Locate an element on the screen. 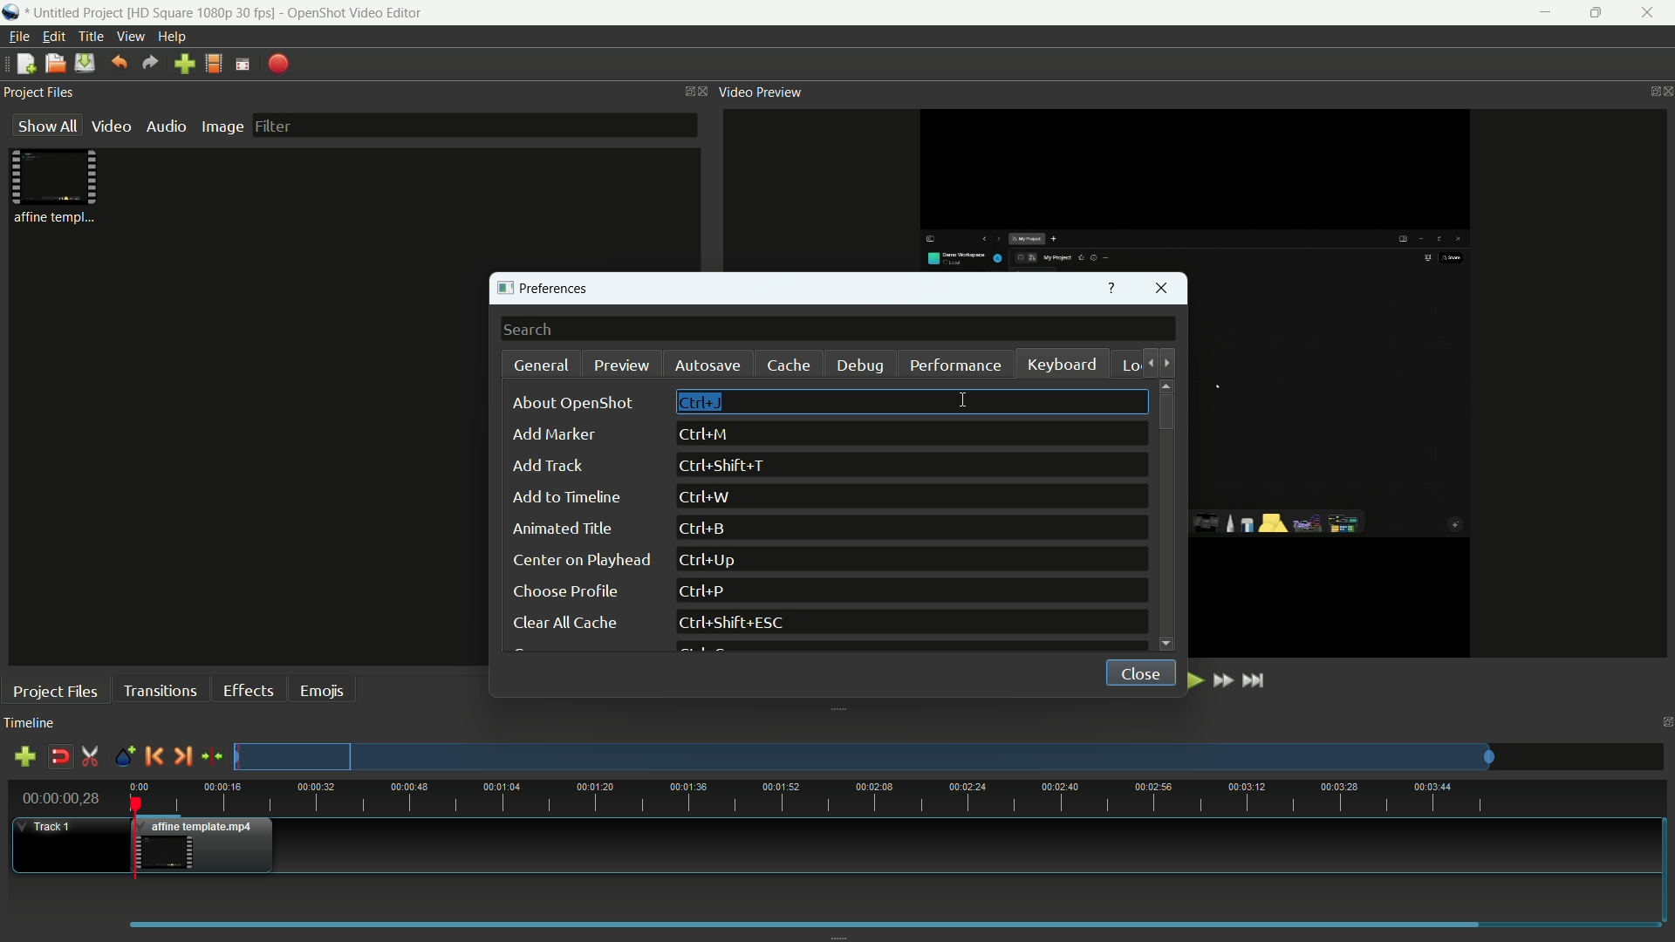 Image resolution: width=1675 pixels, height=942 pixels. view menu is located at coordinates (131, 37).